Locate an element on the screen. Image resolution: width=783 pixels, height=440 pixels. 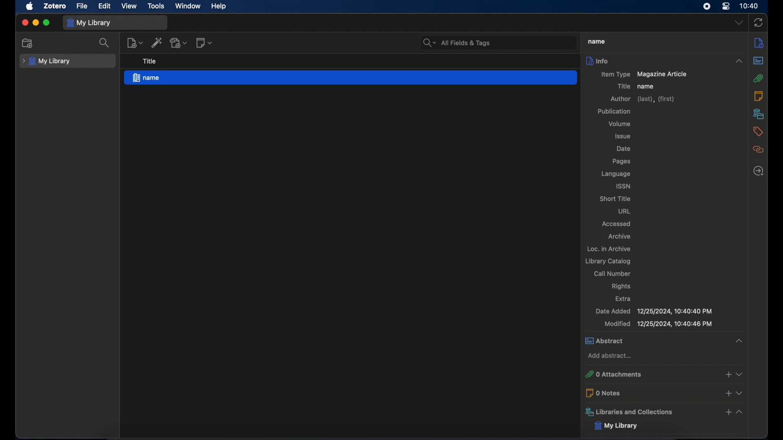
time is located at coordinates (750, 5).